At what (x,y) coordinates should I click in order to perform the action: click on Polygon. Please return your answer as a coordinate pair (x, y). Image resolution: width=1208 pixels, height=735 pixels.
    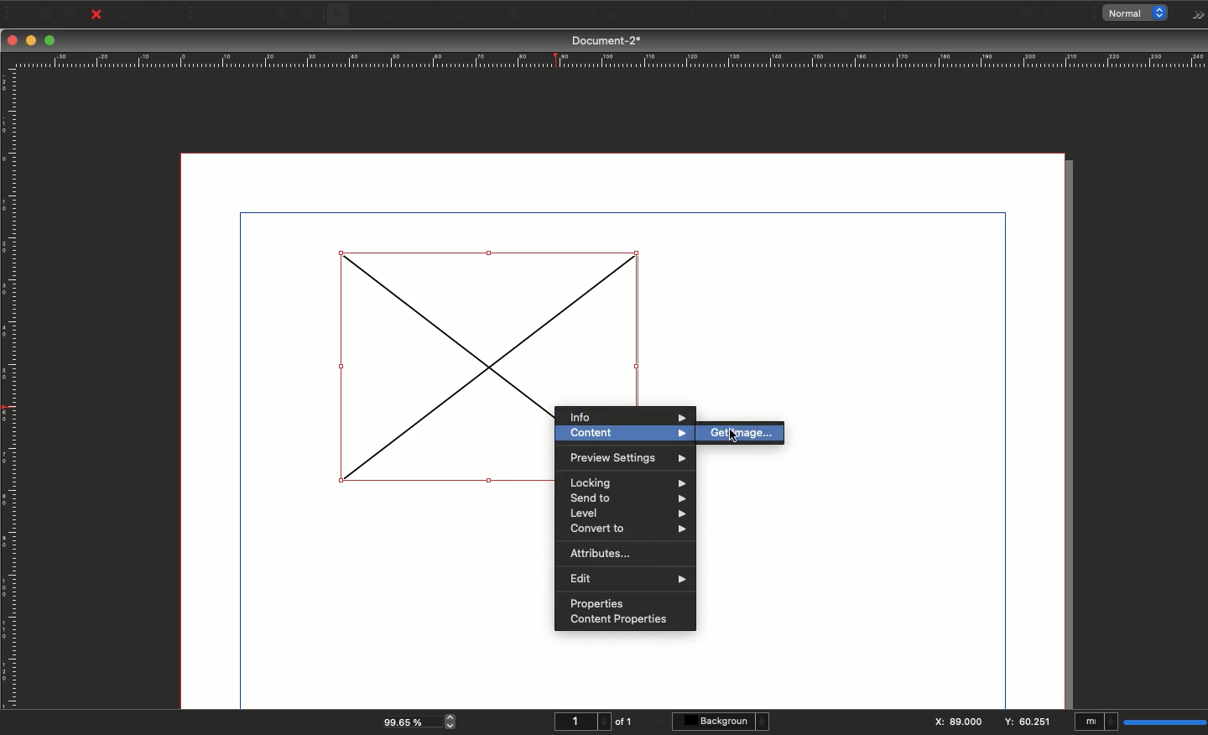
    Looking at the image, I should click on (489, 16).